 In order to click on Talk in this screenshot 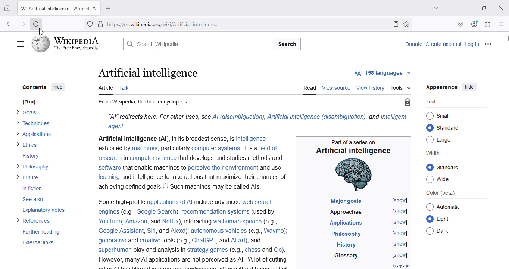, I will do `click(125, 89)`.